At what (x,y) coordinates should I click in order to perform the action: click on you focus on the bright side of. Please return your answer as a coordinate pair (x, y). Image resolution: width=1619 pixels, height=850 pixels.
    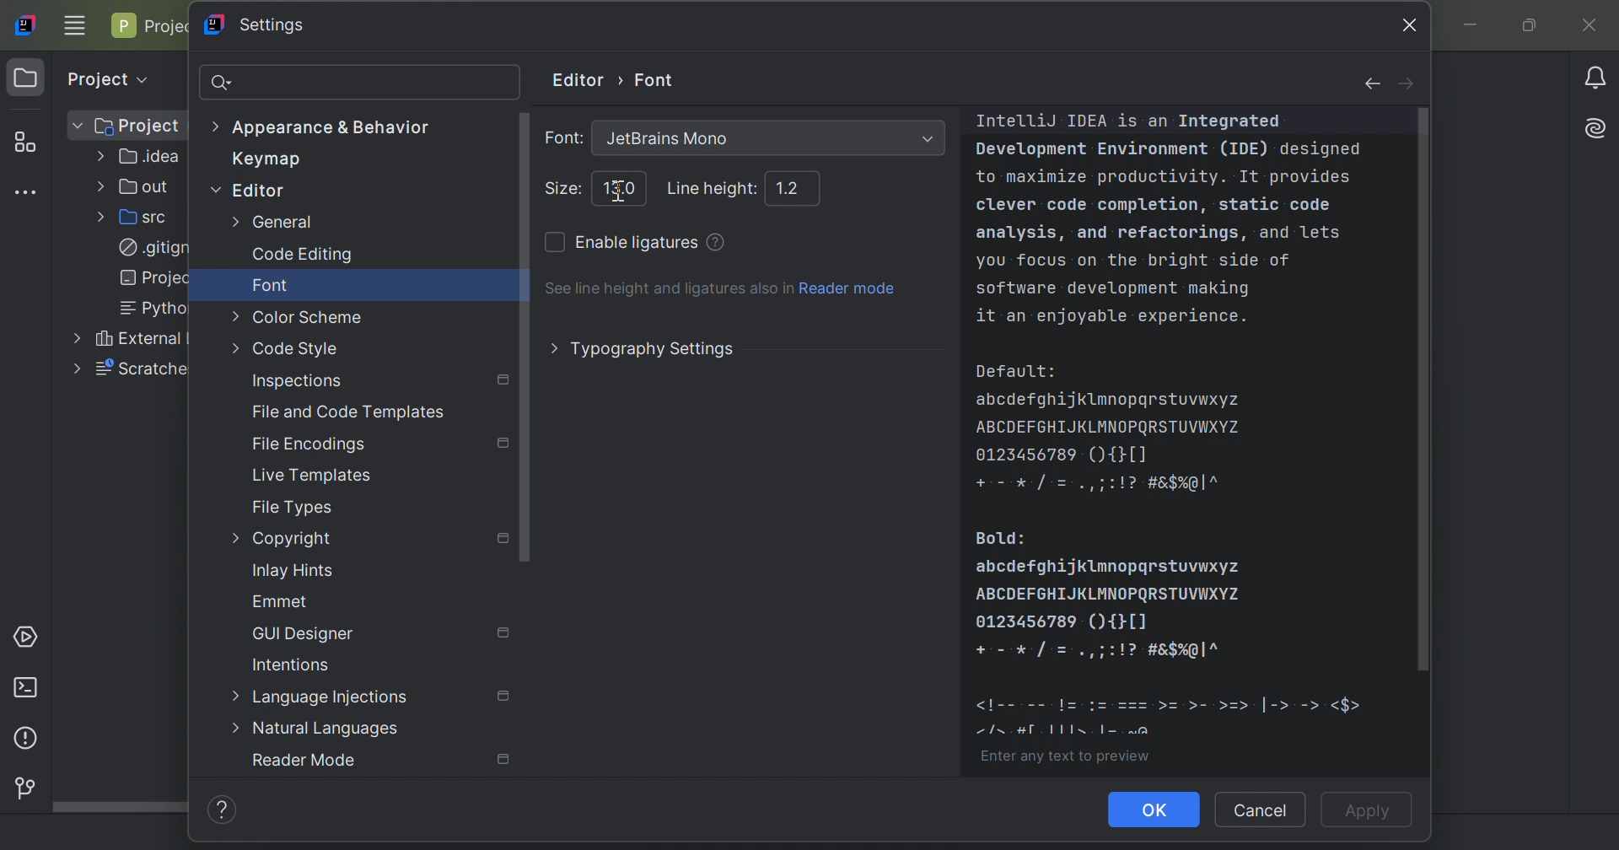
    Looking at the image, I should click on (1133, 261).